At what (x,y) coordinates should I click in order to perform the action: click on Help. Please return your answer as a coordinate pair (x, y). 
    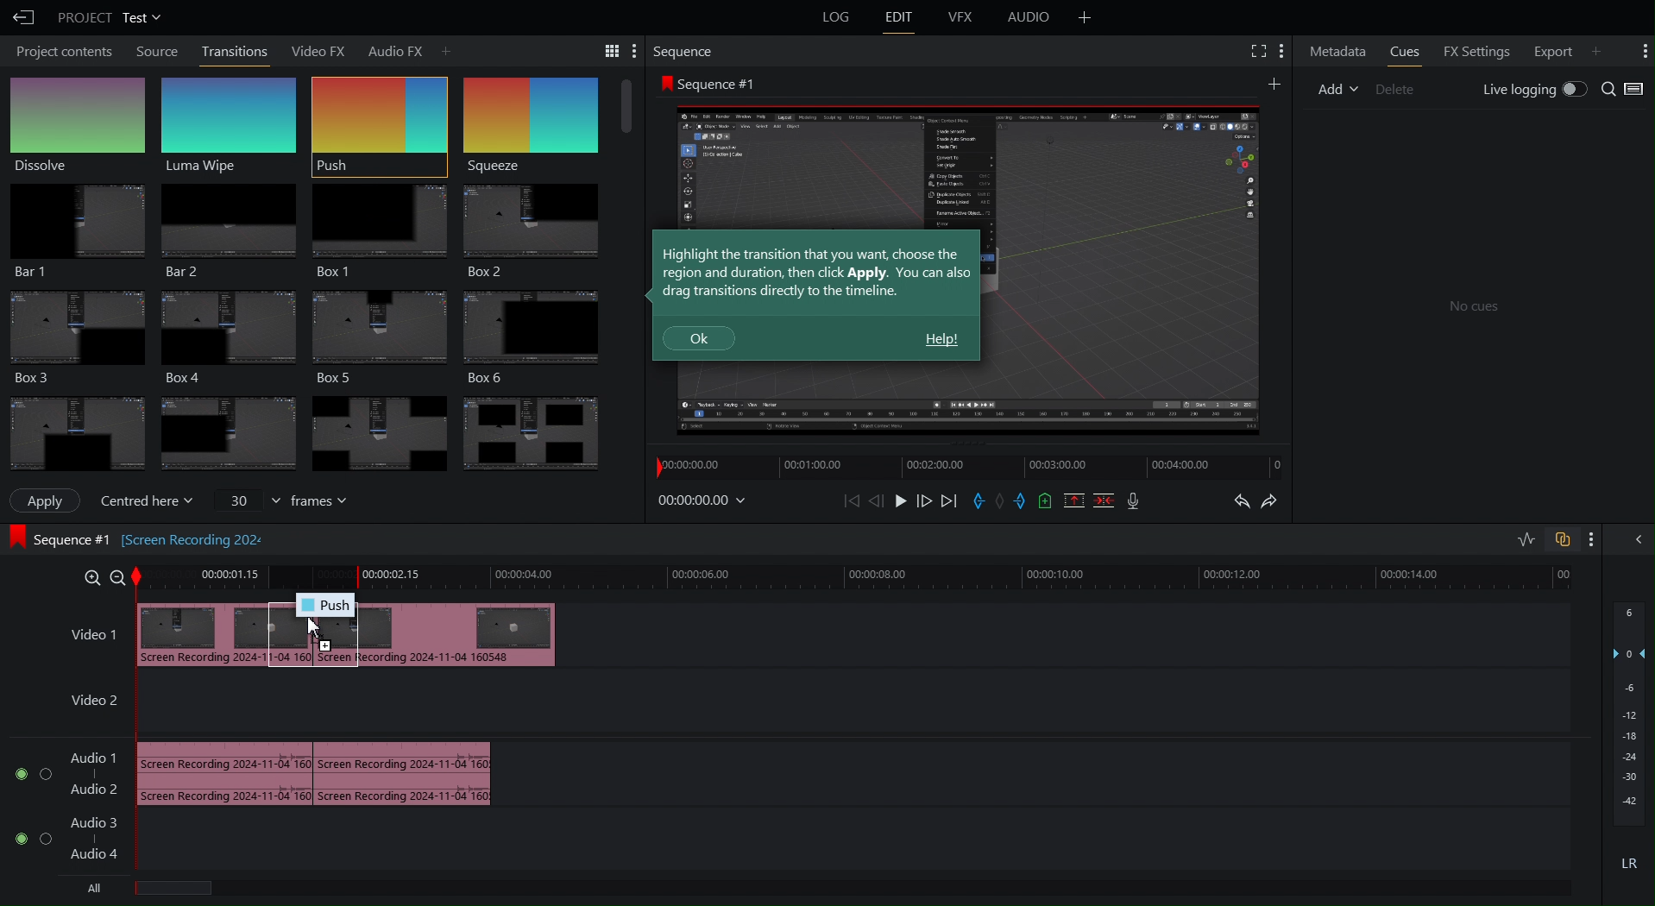
    Looking at the image, I should click on (941, 340).